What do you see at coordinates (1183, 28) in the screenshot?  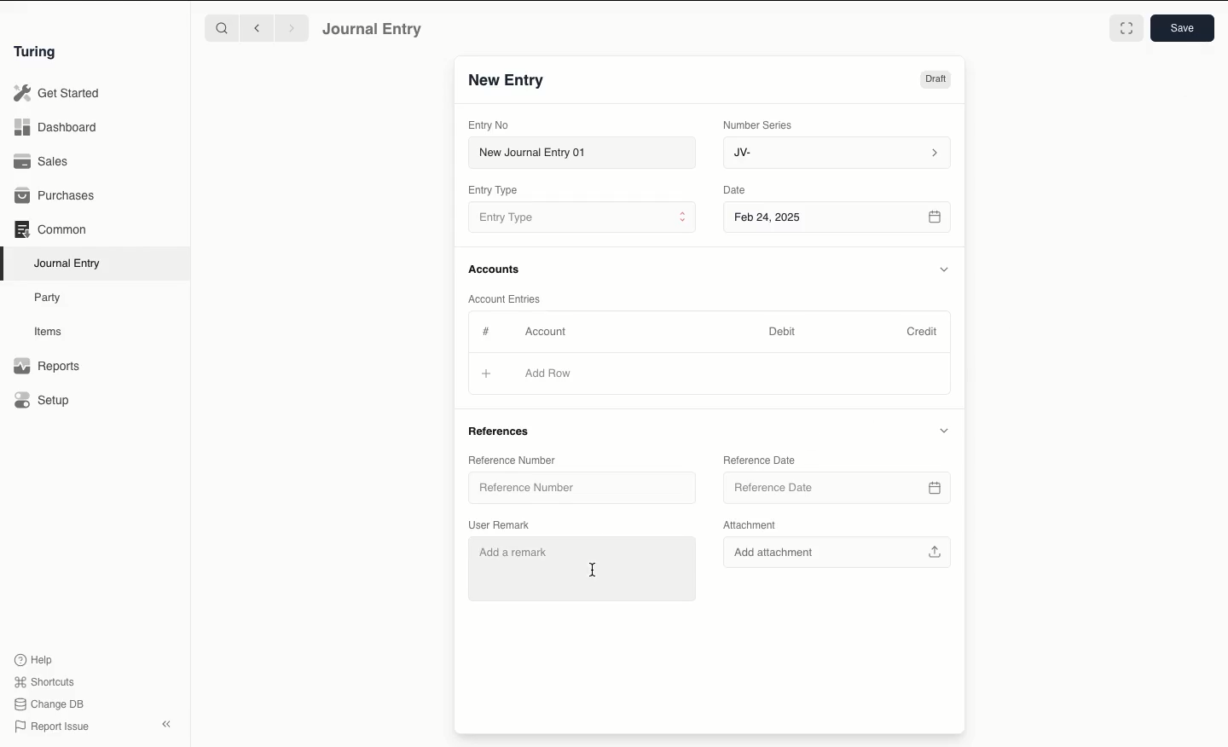 I see `Save` at bounding box center [1183, 28].